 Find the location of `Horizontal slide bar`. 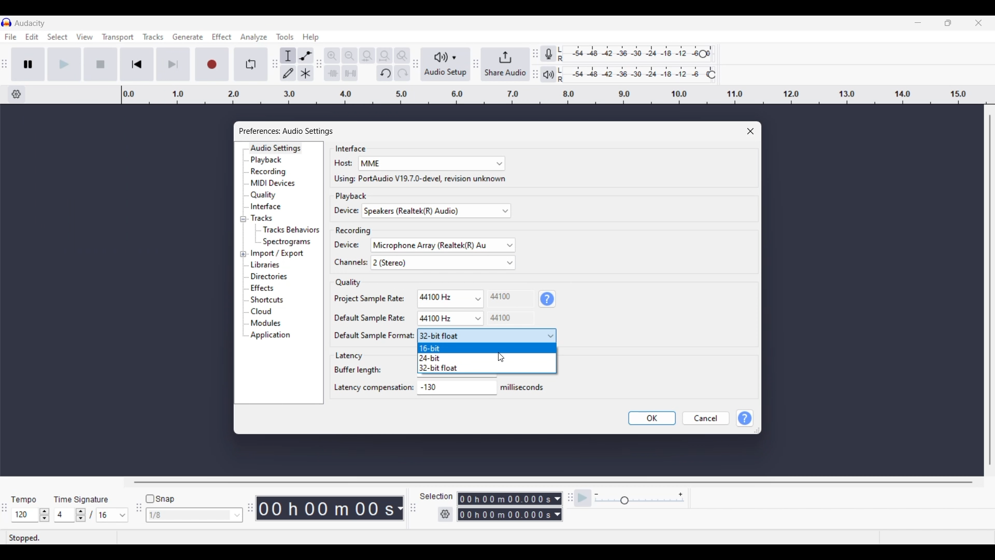

Horizontal slide bar is located at coordinates (553, 482).